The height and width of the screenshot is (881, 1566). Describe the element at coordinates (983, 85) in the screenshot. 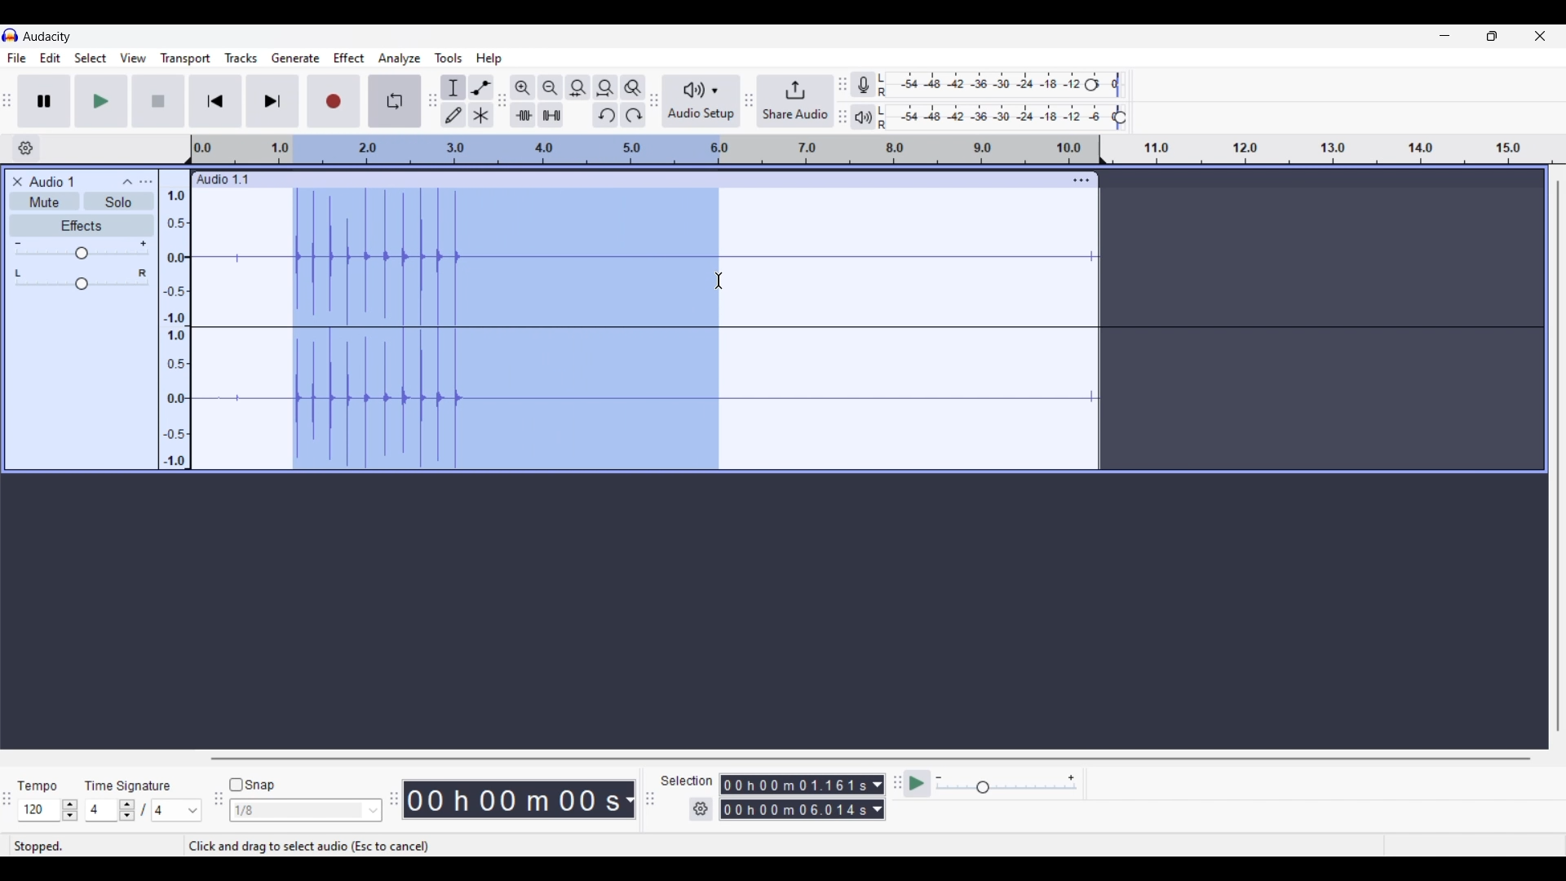

I see `Recording level` at that location.